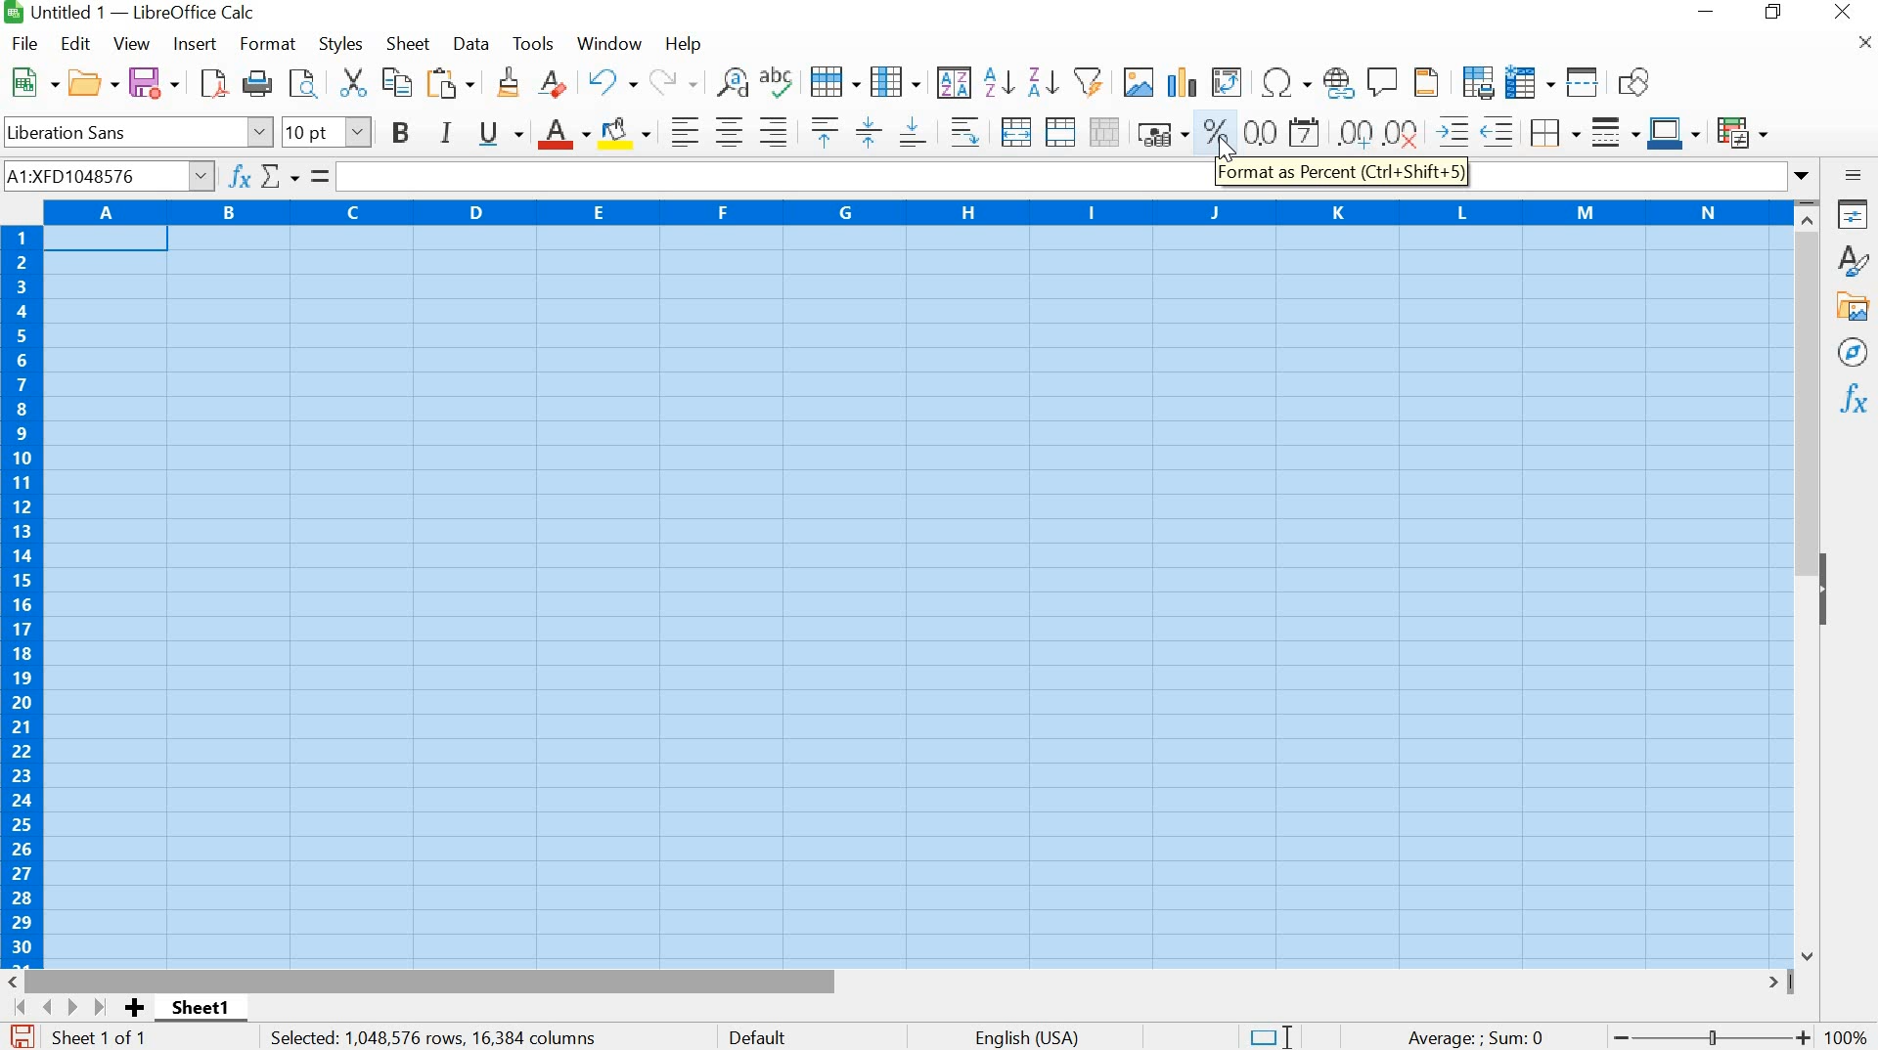 This screenshot has width=1878, height=1050. Describe the element at coordinates (78, 43) in the screenshot. I see `EDIT` at that location.